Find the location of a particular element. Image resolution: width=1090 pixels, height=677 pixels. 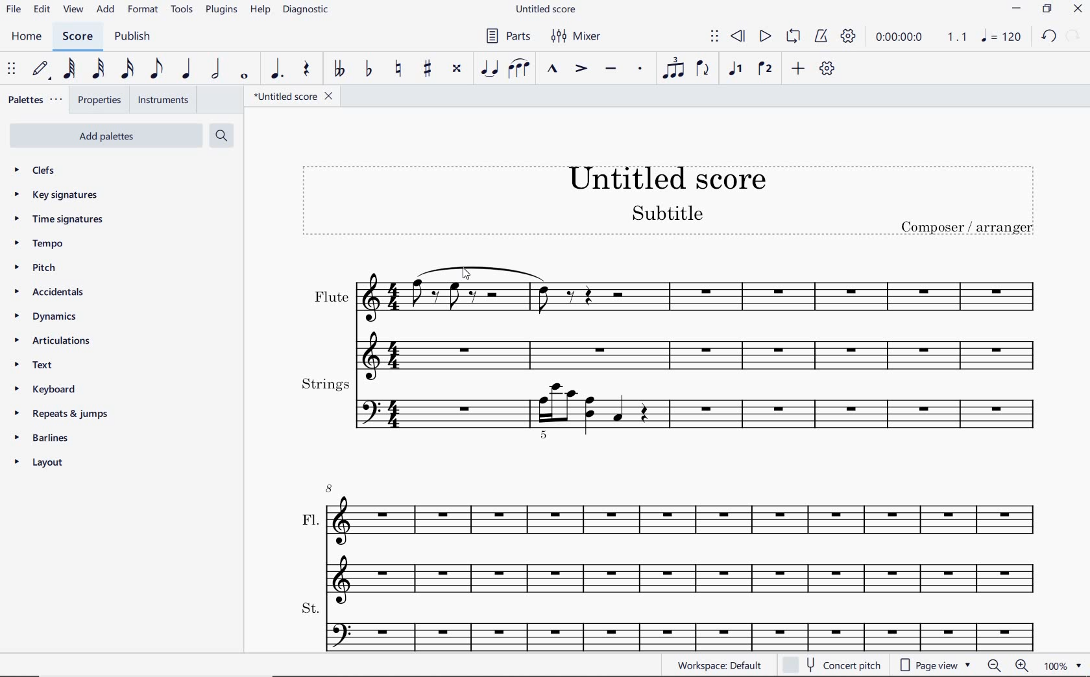

plugins is located at coordinates (220, 10).